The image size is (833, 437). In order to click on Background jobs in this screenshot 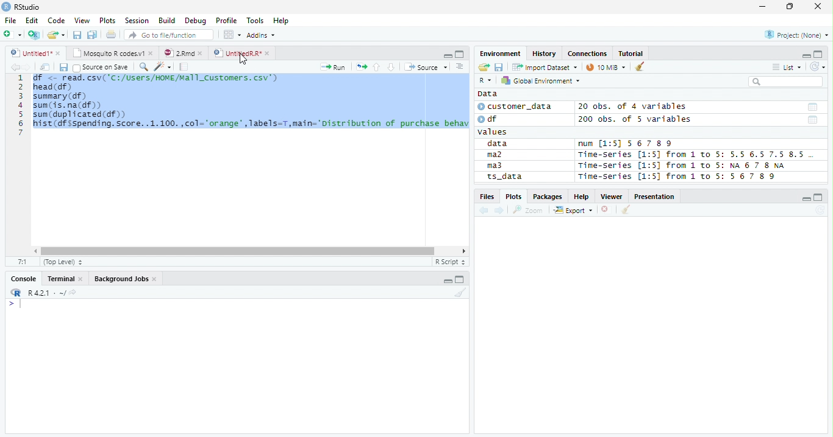, I will do `click(126, 280)`.